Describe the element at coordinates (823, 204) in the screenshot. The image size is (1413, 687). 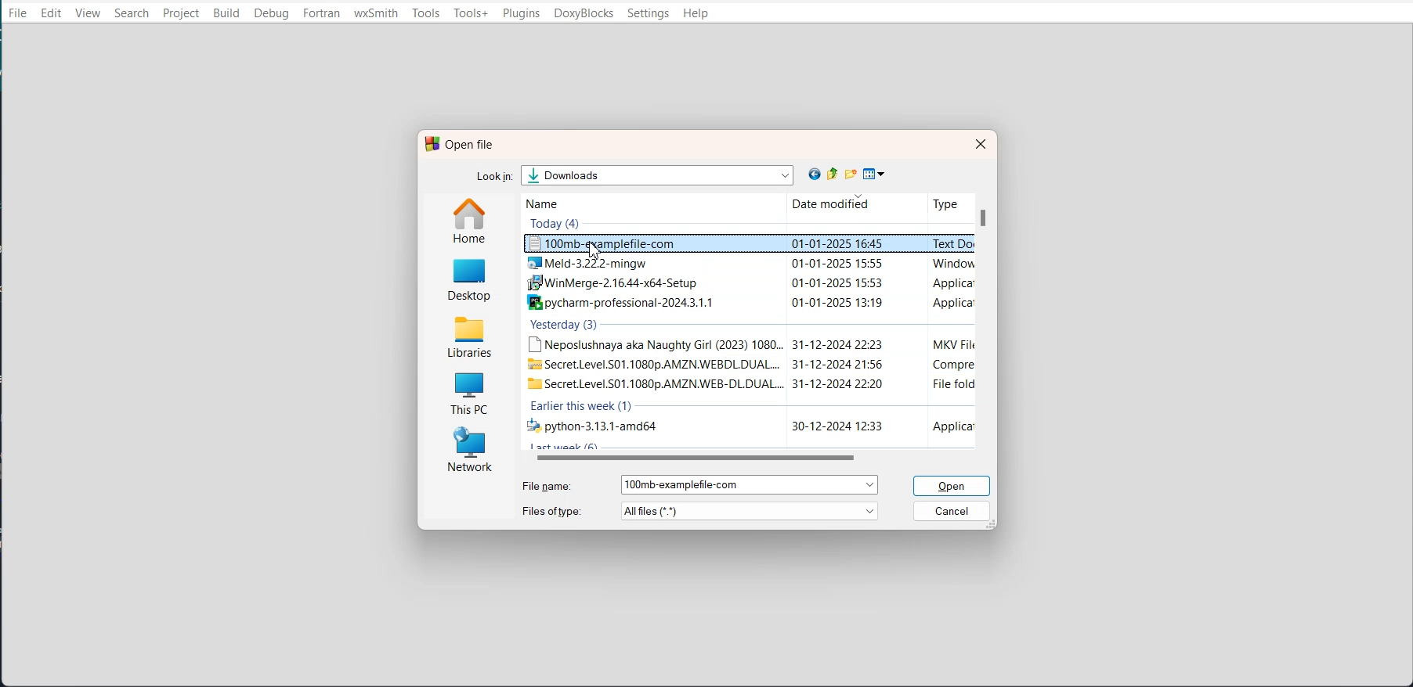
I see `Date modified` at that location.